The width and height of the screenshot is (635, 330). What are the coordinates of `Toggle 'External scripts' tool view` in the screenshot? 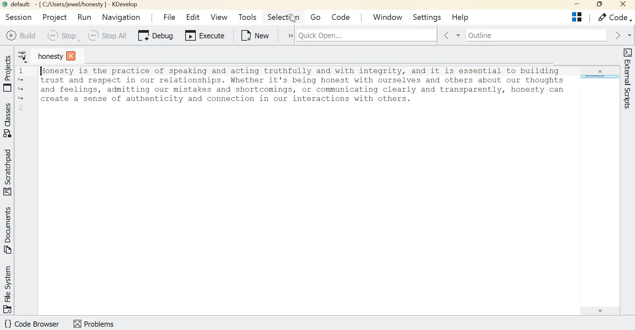 It's located at (627, 80).